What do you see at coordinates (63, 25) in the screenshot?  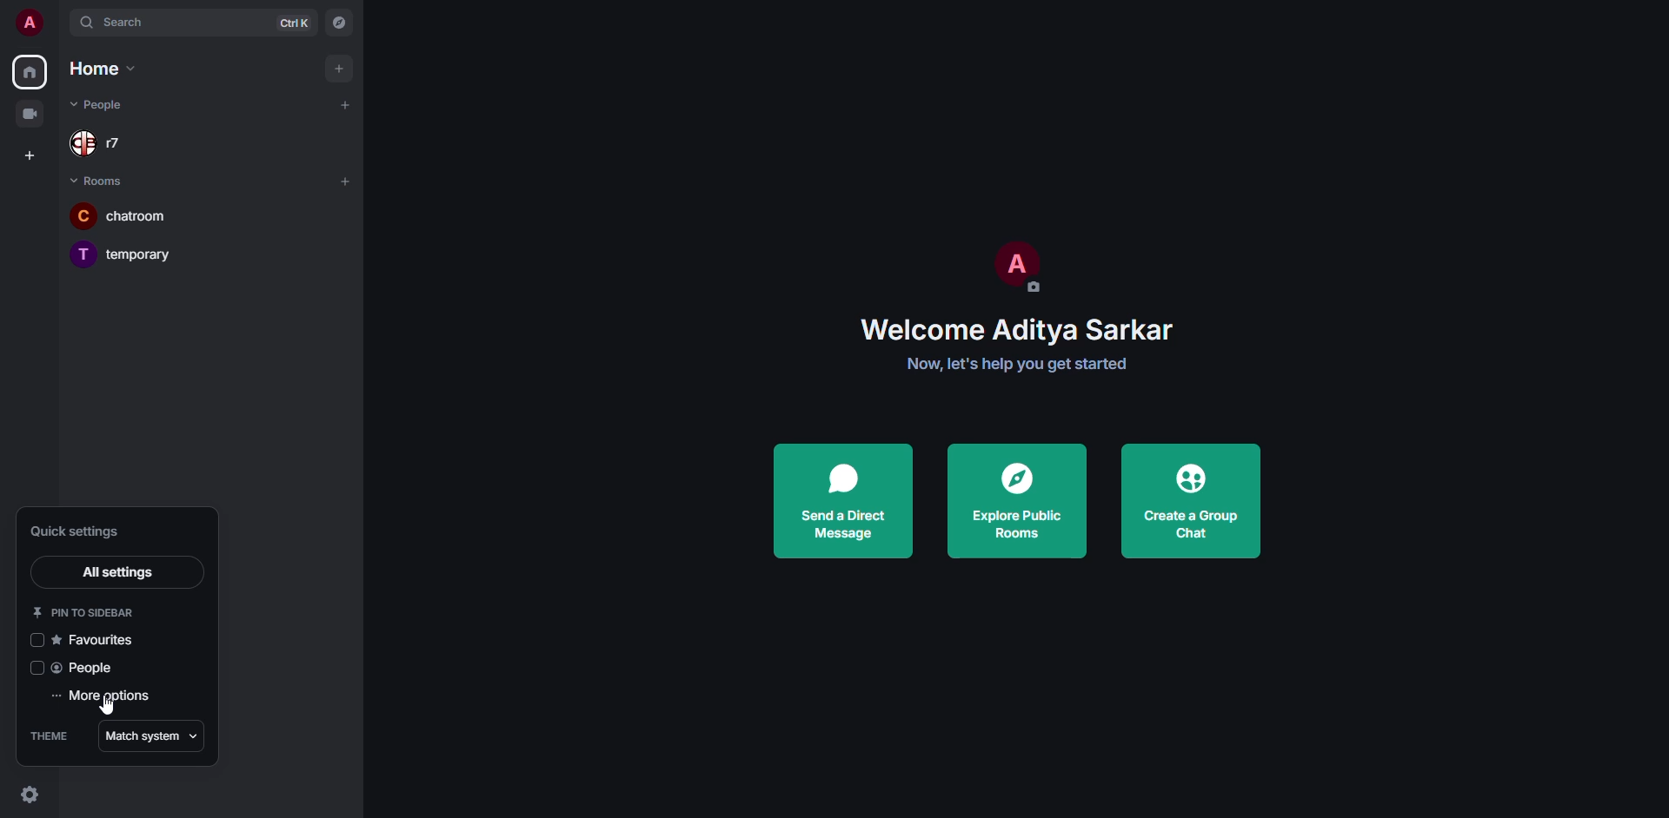 I see `expand` at bounding box center [63, 25].